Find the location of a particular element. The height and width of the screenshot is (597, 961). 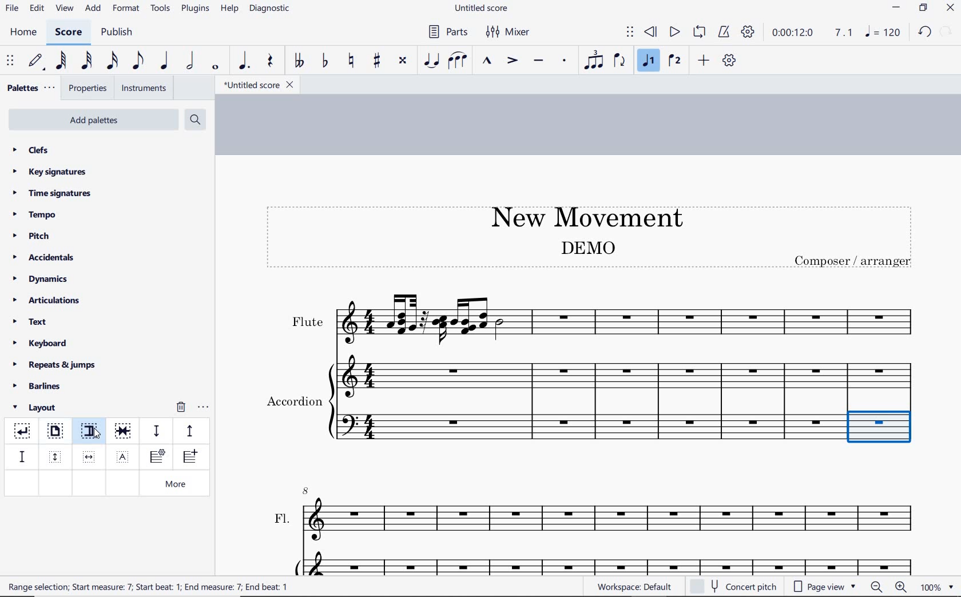

eighth note is located at coordinates (138, 63).